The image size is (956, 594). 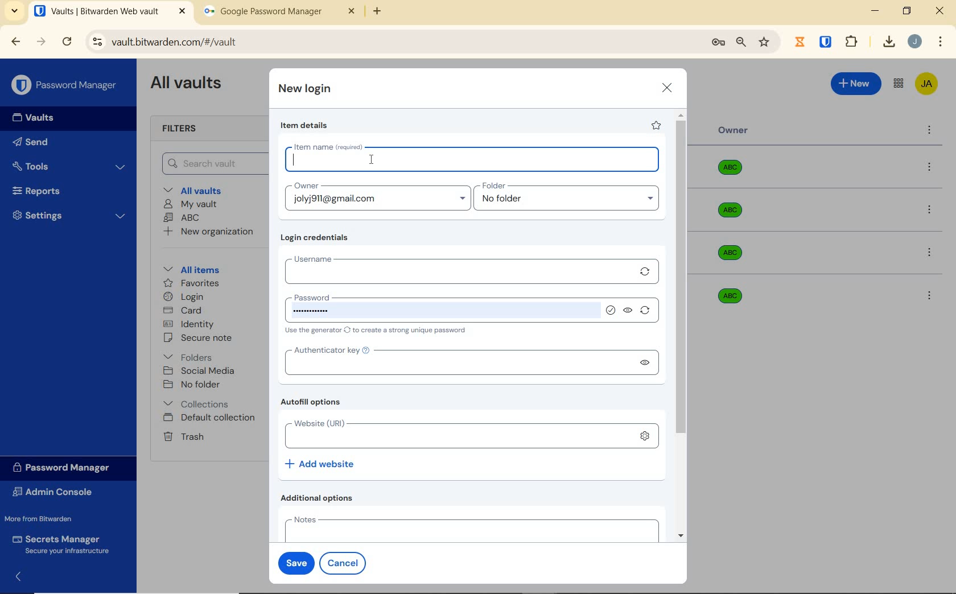 What do you see at coordinates (456, 435) in the screenshot?
I see `Website (URL)` at bounding box center [456, 435].